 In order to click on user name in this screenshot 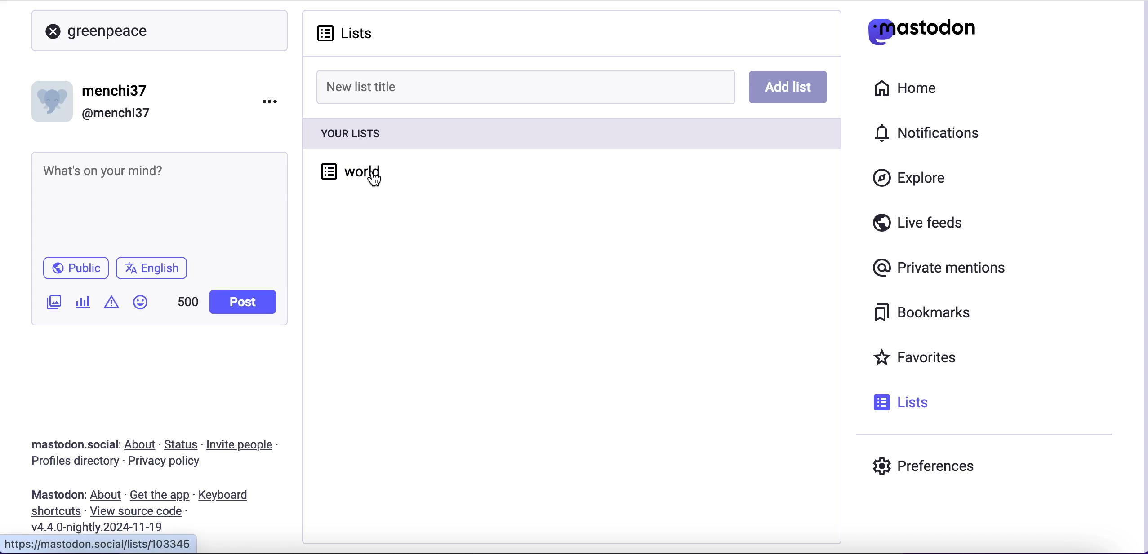, I will do `click(98, 100)`.